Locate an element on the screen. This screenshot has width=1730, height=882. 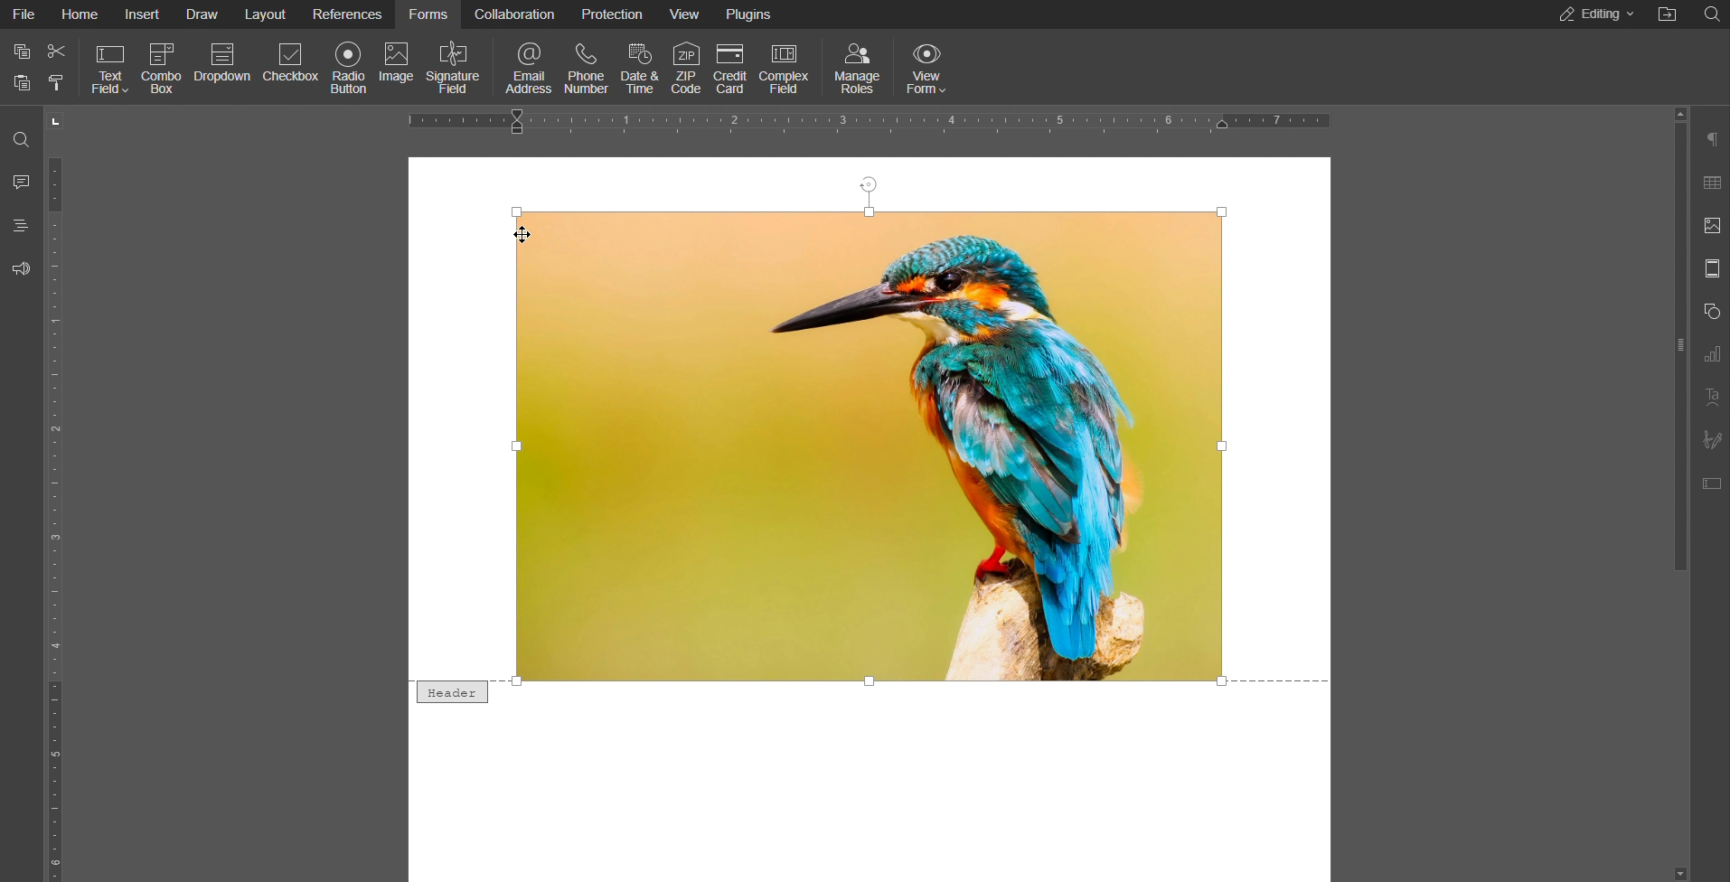
Horizontal Ruler is located at coordinates (873, 122).